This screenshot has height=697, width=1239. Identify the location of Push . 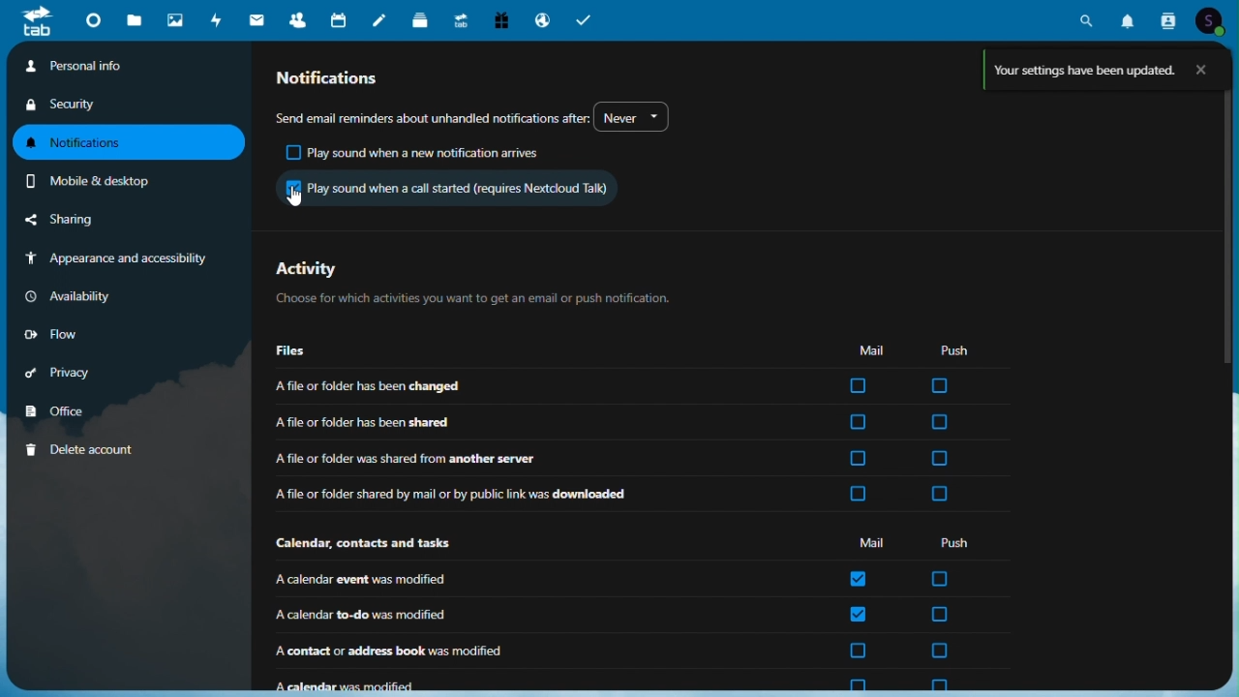
(954, 349).